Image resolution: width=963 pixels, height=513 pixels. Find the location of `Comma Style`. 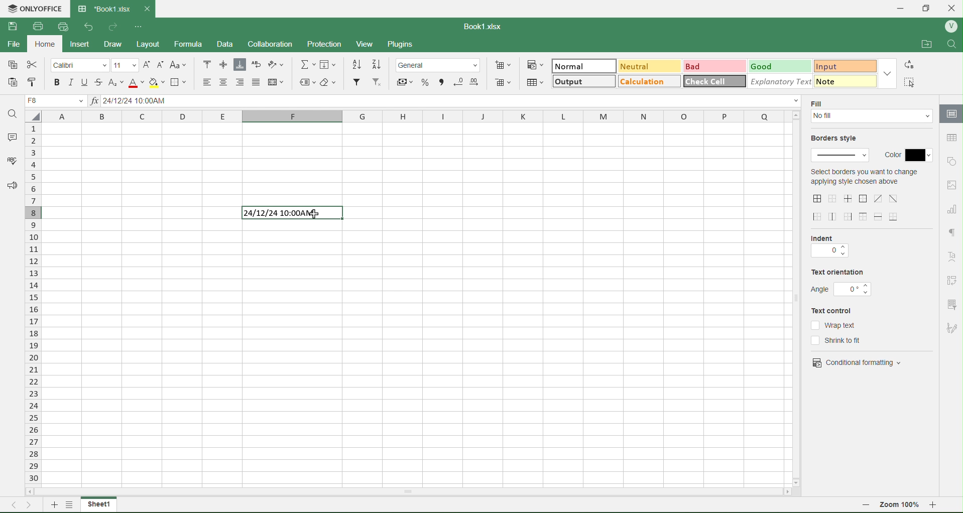

Comma Style is located at coordinates (441, 81).